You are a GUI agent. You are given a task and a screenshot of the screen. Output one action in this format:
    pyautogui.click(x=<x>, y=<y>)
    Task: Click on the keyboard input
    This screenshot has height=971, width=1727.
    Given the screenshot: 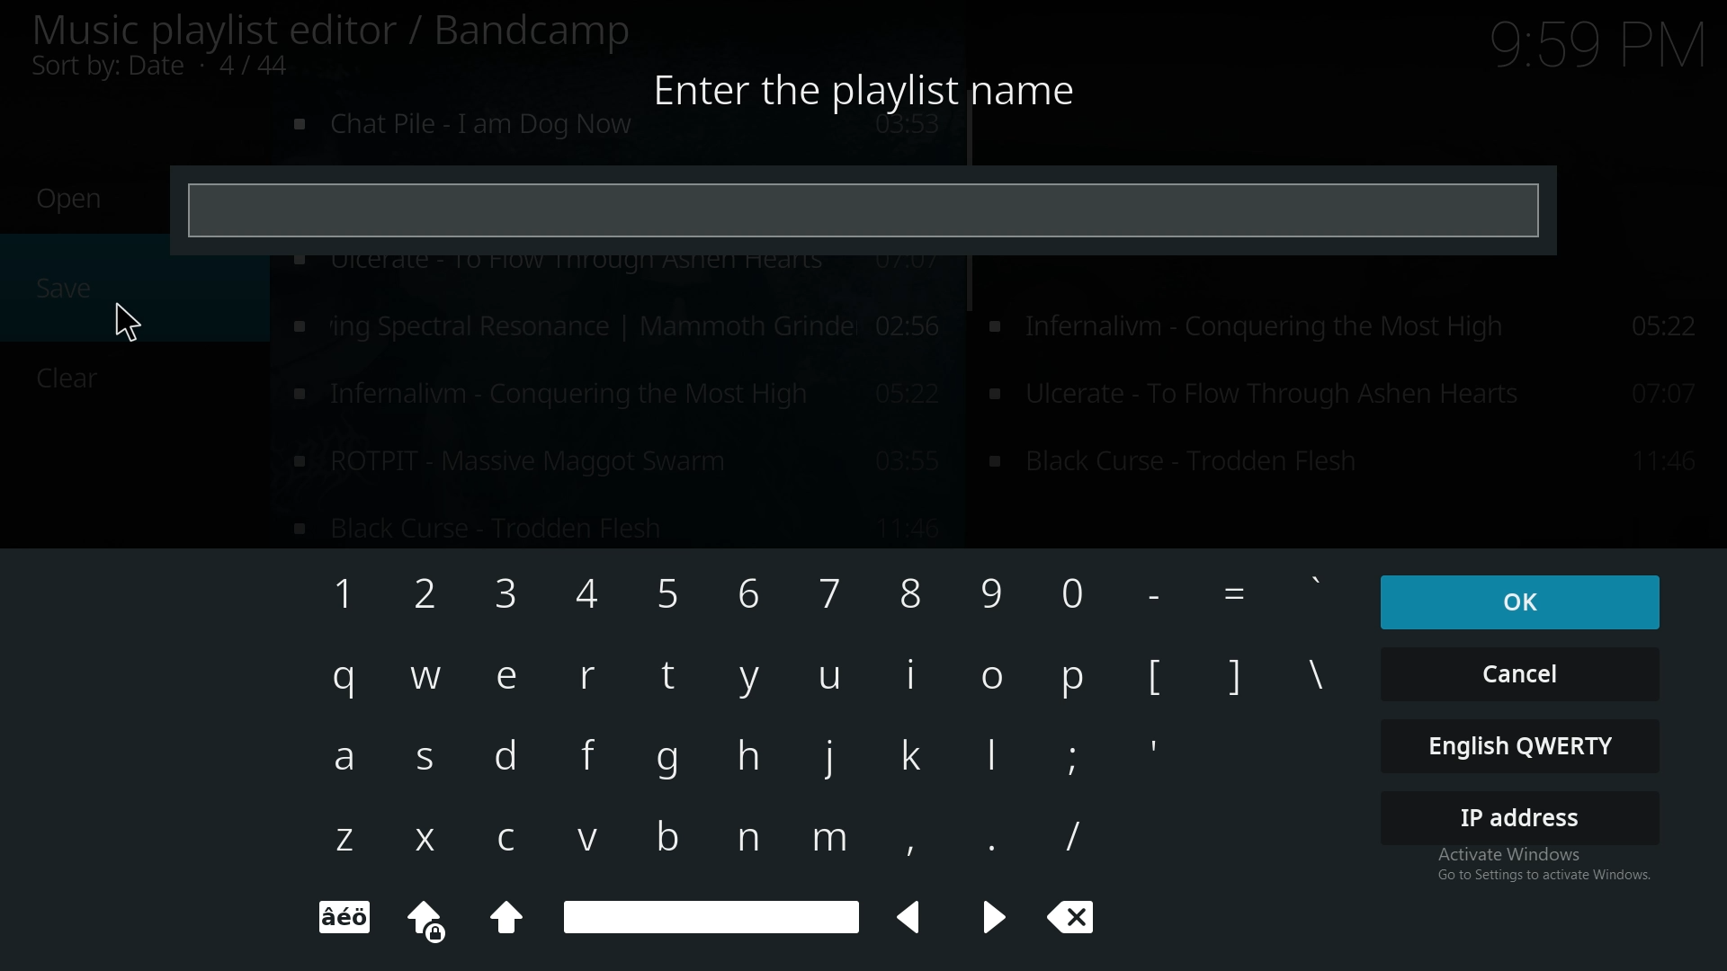 What is the action you would take?
    pyautogui.click(x=1073, y=758)
    